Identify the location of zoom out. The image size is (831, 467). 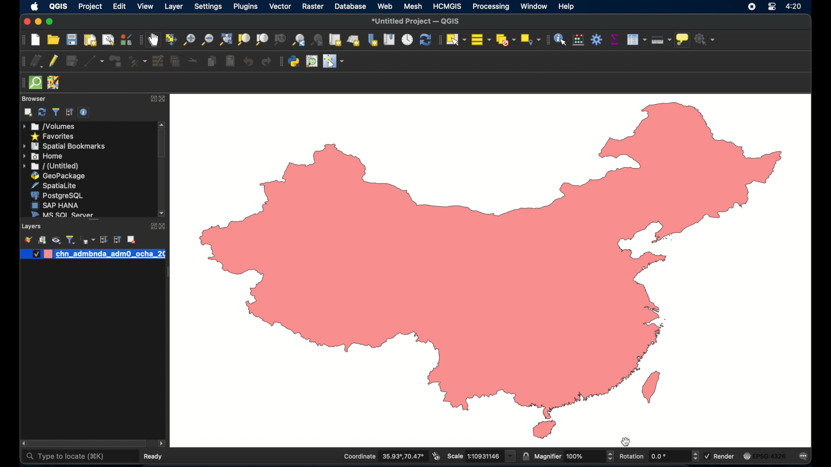
(206, 40).